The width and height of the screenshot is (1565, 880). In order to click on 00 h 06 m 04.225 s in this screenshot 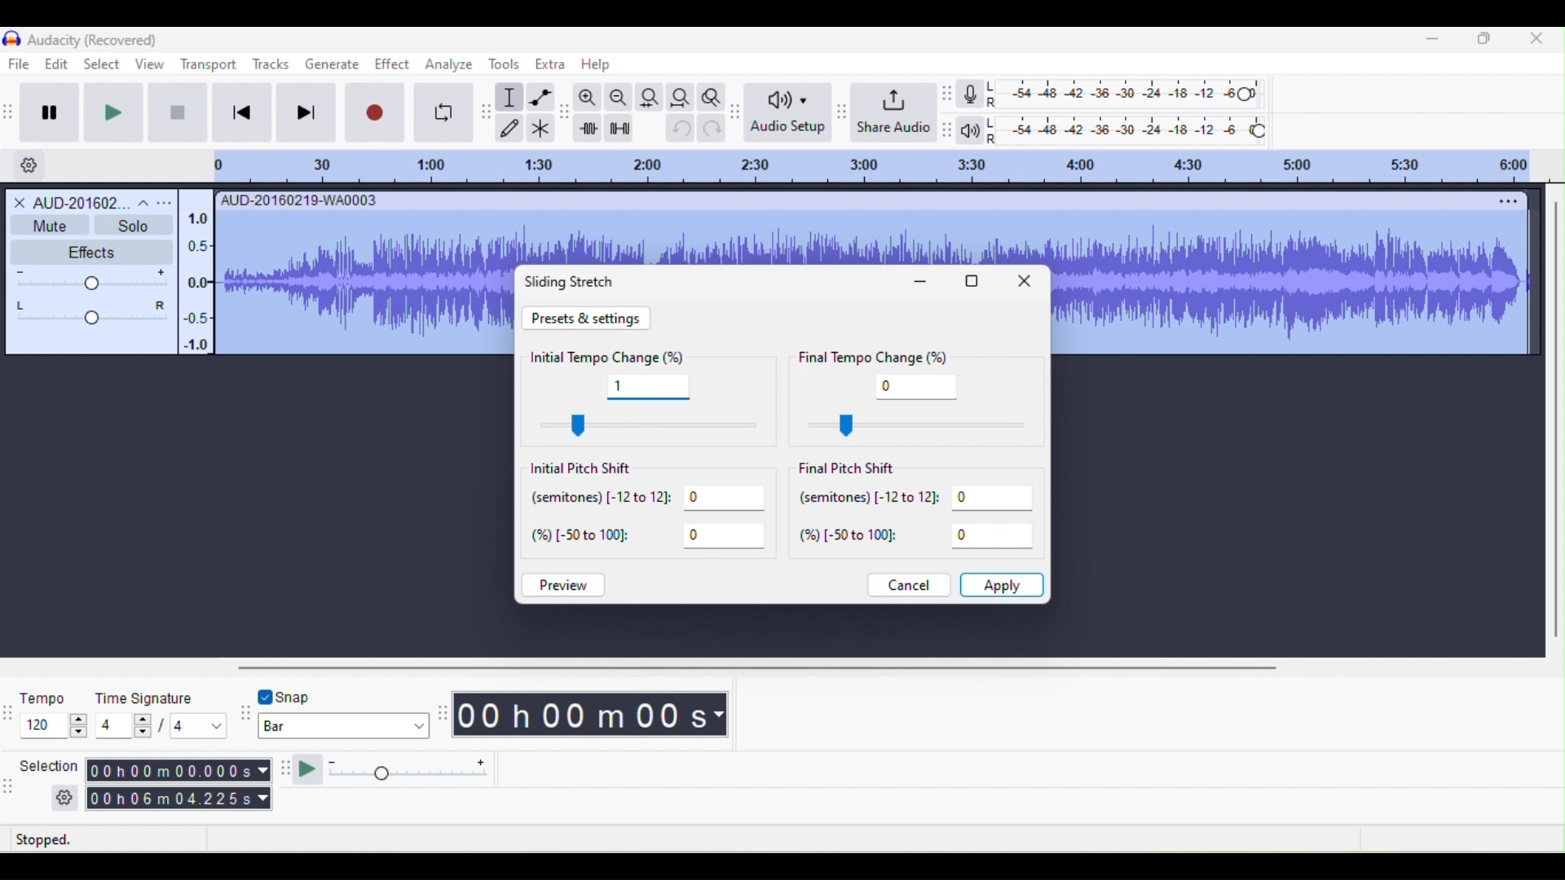, I will do `click(179, 801)`.